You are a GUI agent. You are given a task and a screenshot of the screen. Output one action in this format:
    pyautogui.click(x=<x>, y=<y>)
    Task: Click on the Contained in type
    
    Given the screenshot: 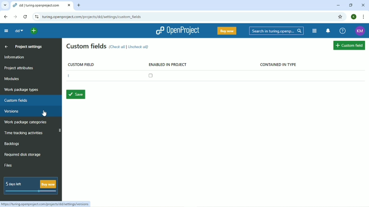 What is the action you would take?
    pyautogui.click(x=279, y=65)
    